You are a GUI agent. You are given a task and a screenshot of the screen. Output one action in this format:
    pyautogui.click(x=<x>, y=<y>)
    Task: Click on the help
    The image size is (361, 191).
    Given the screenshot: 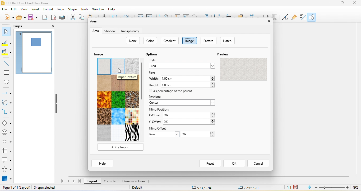 What is the action you would take?
    pyautogui.click(x=113, y=9)
    